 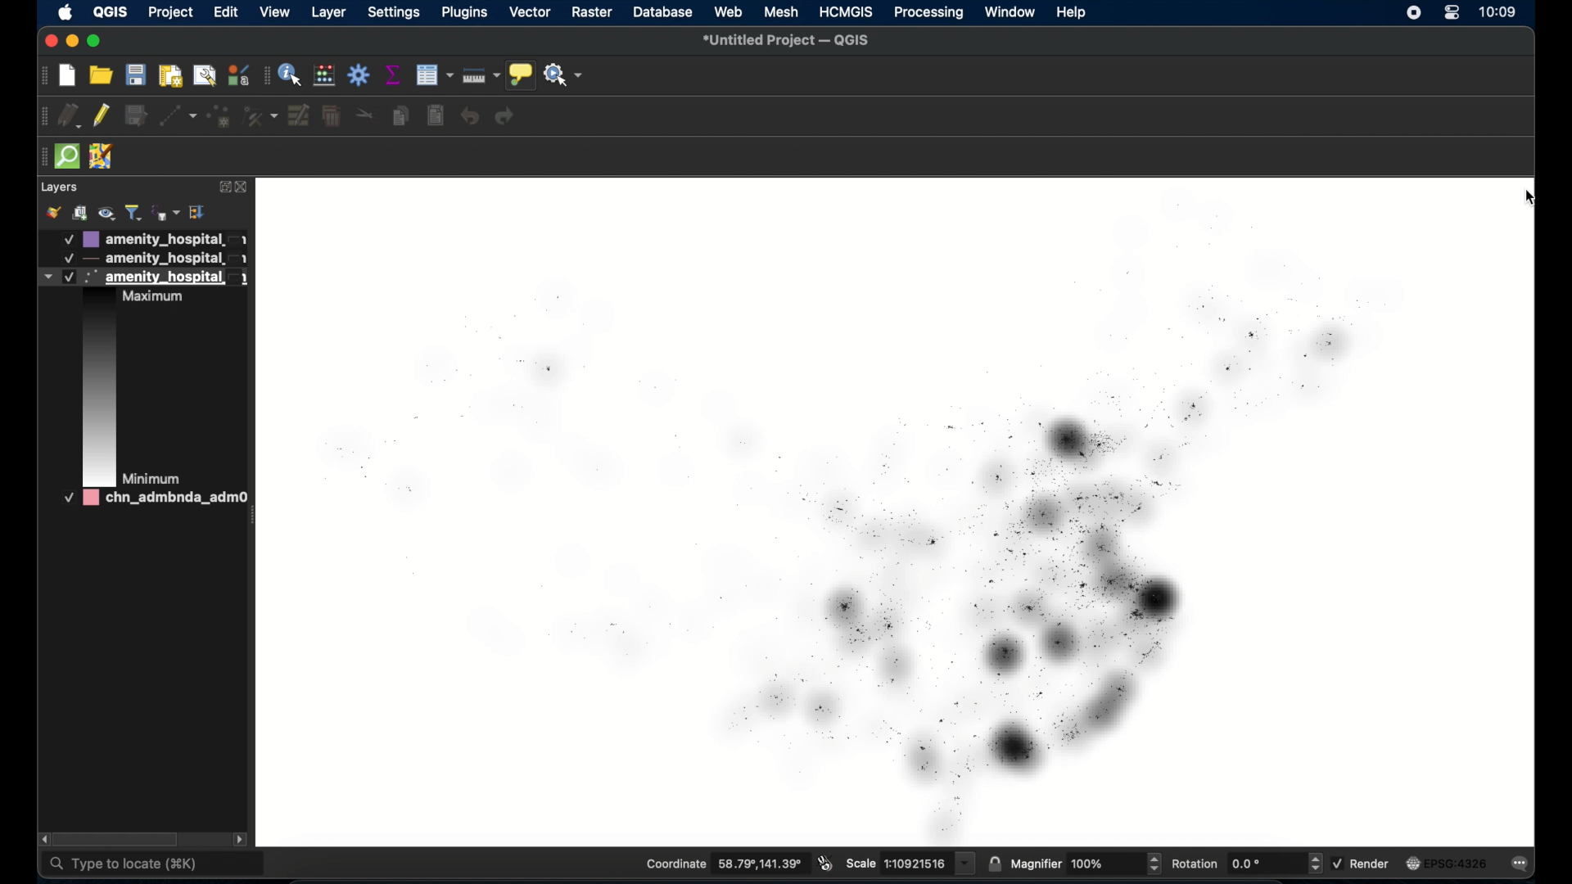 I want to click on open project, so click(x=100, y=75).